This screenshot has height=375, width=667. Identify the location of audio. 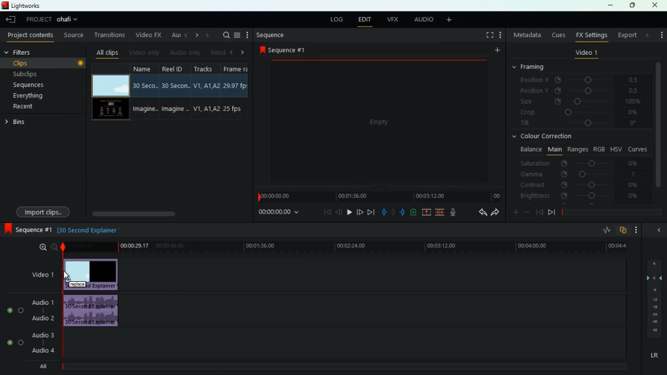
(424, 20).